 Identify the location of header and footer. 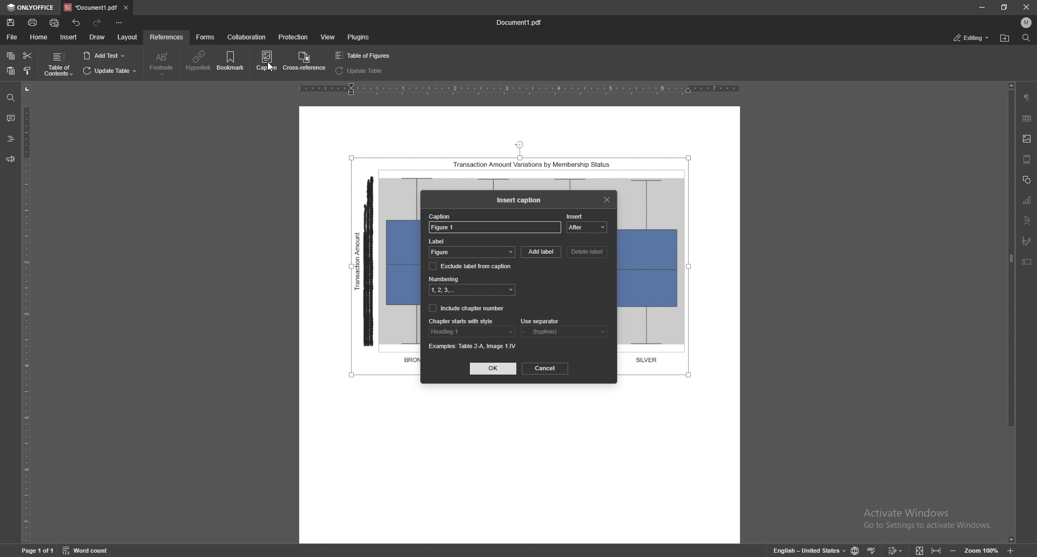
(1027, 159).